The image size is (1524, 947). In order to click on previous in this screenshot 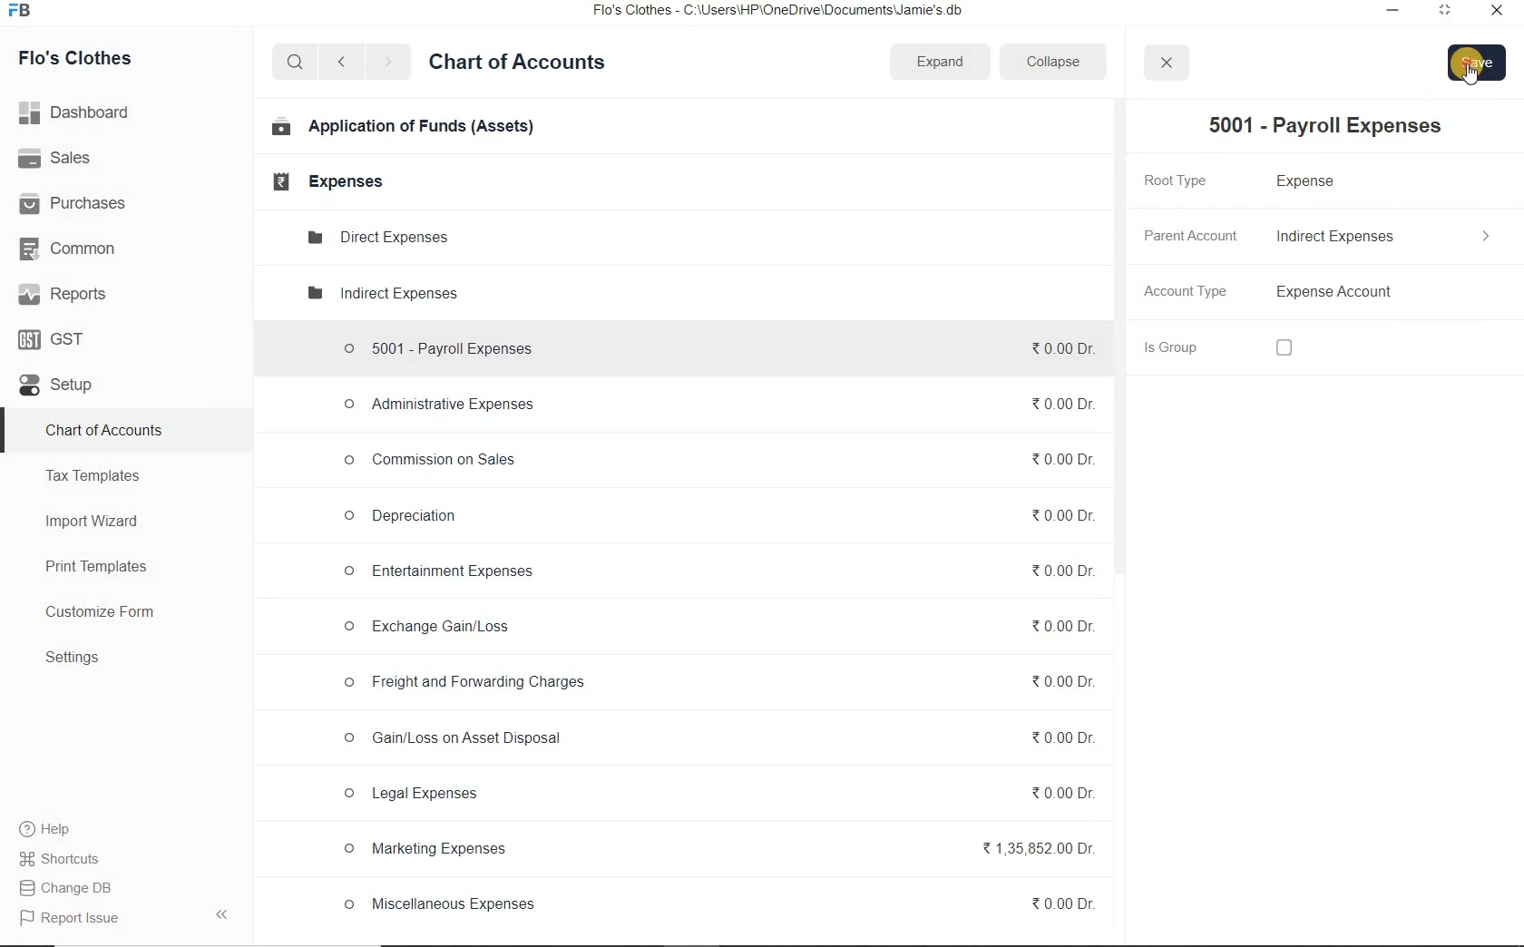, I will do `click(340, 63)`.